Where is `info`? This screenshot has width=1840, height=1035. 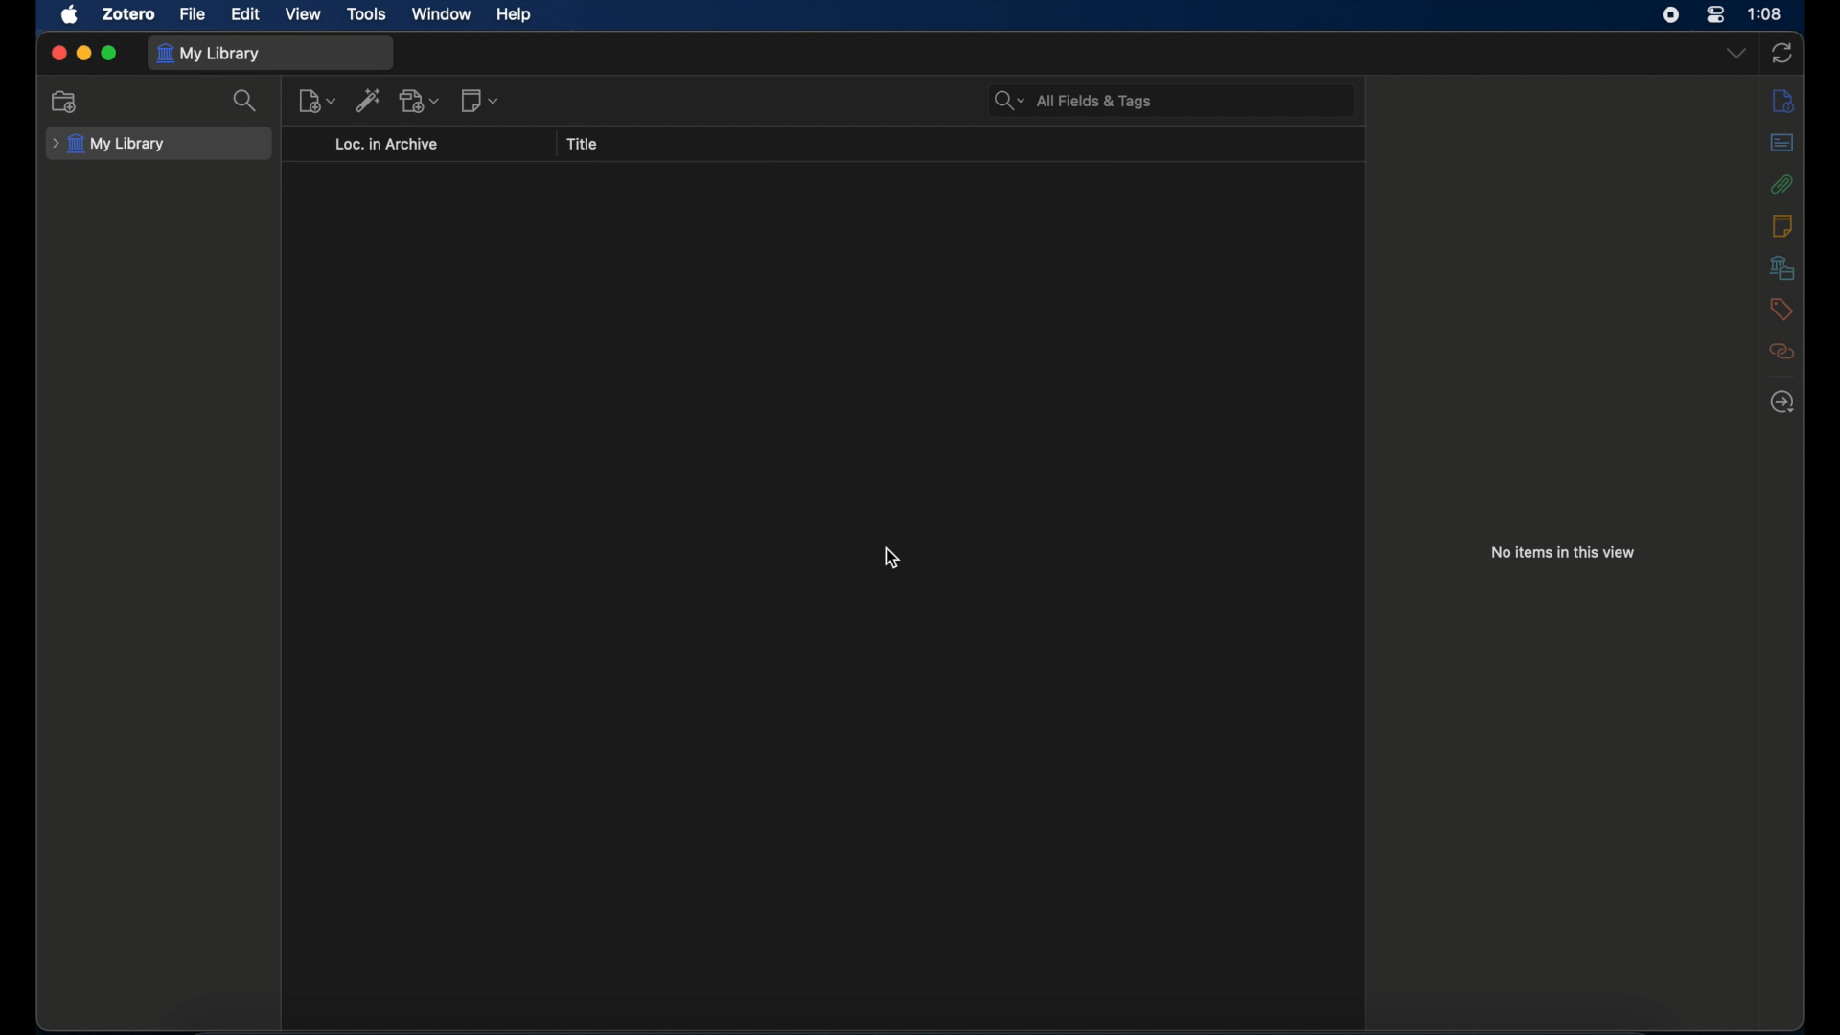
info is located at coordinates (1783, 101).